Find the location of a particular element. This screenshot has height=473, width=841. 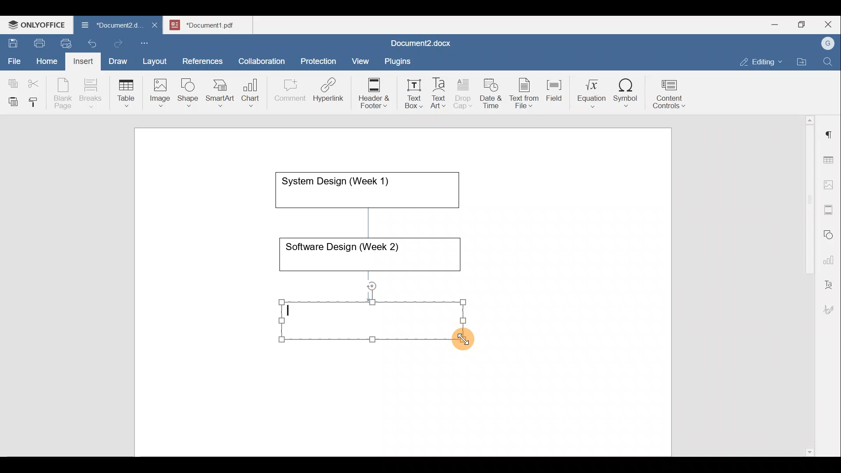

Text Art settings is located at coordinates (830, 281).